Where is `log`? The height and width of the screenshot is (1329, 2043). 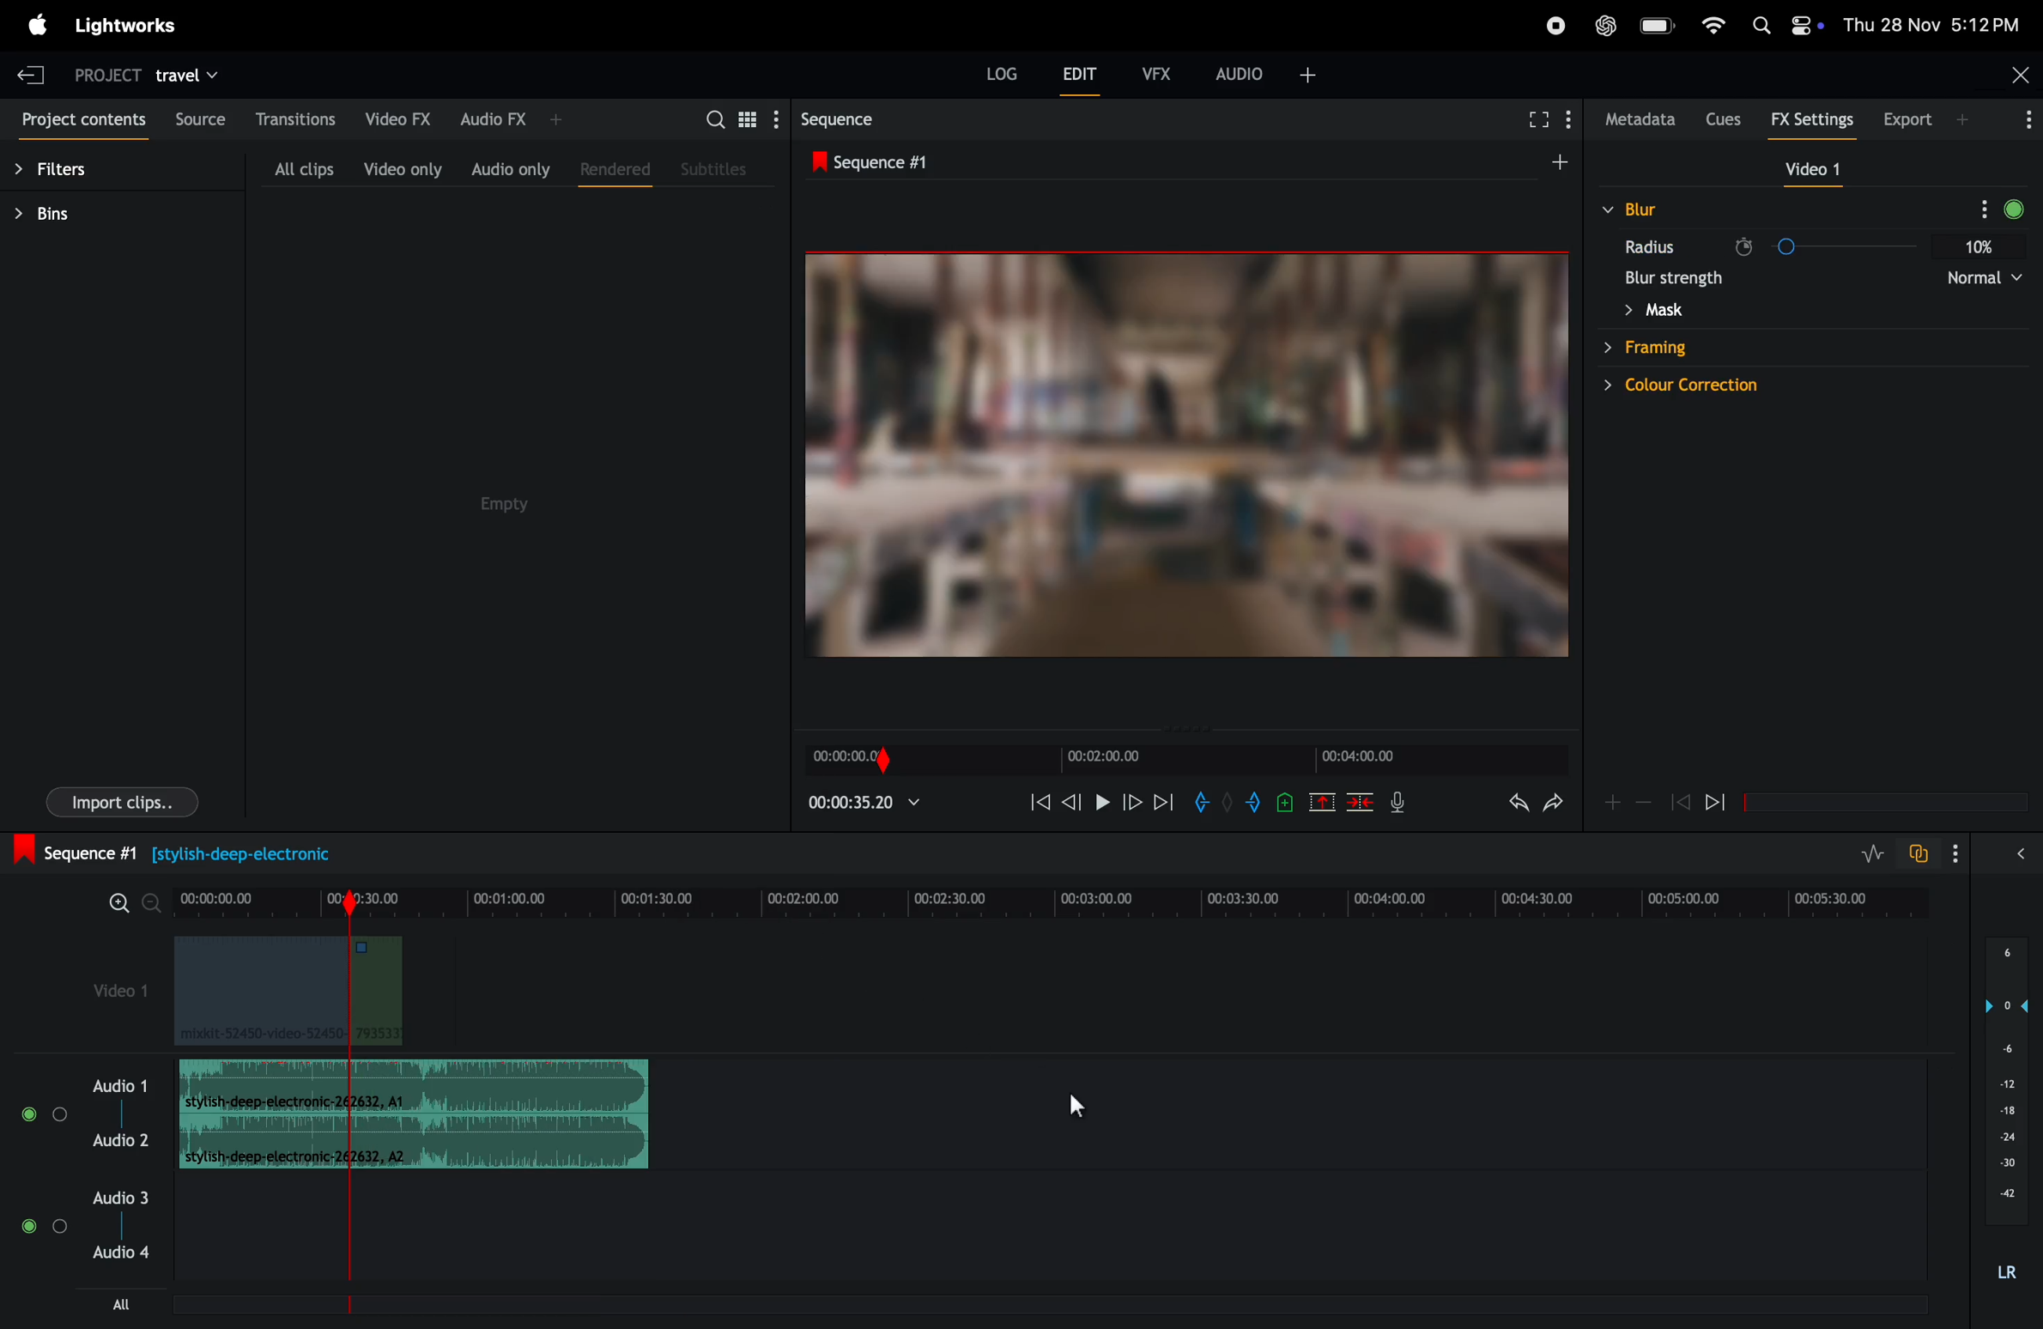 log is located at coordinates (997, 71).